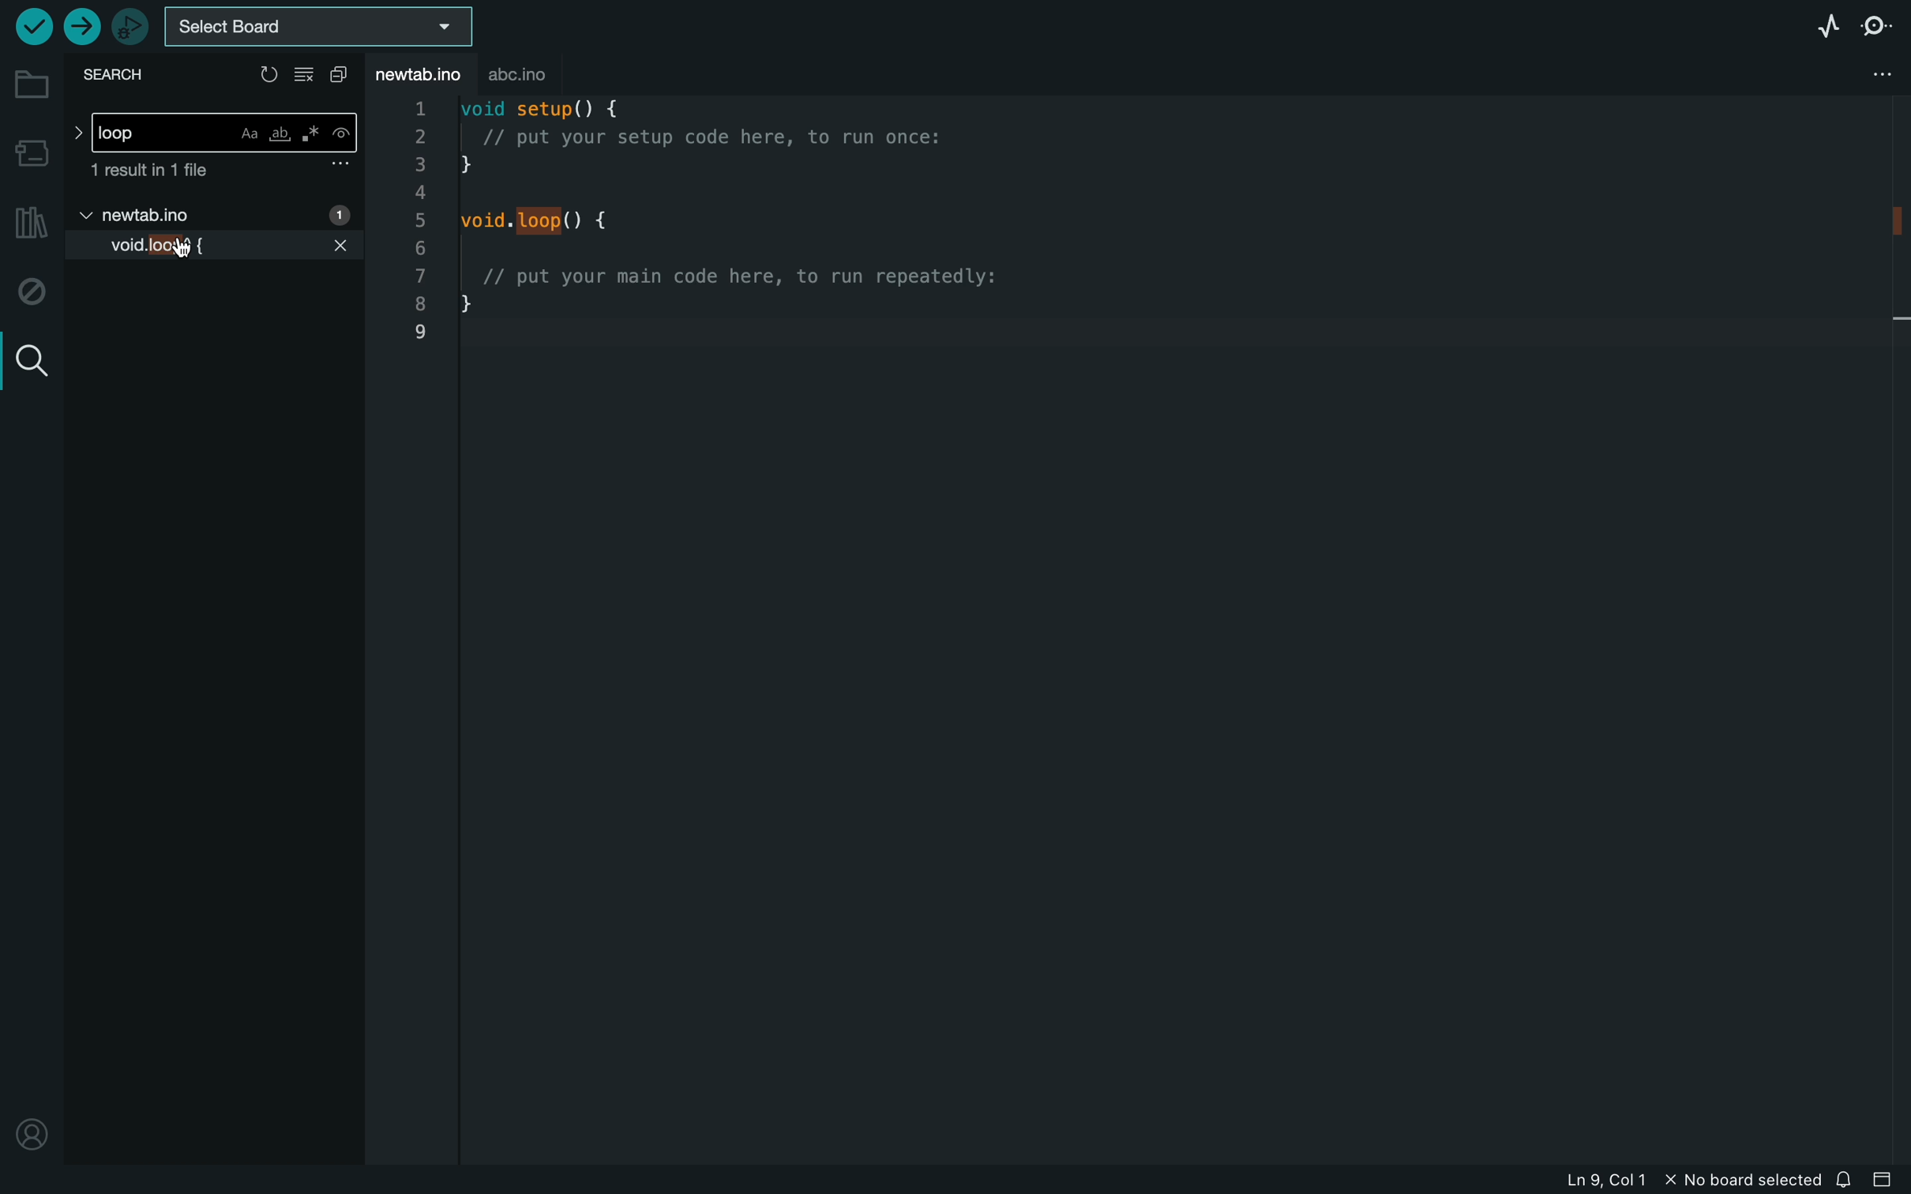 Image resolution: width=1911 pixels, height=1194 pixels. Describe the element at coordinates (1659, 1177) in the screenshot. I see `file information` at that location.